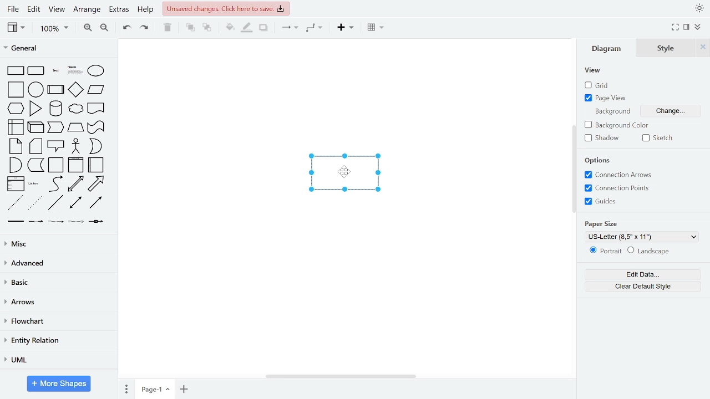 The width and height of the screenshot is (710, 399). Describe the element at coordinates (74, 127) in the screenshot. I see `general shapes` at that location.